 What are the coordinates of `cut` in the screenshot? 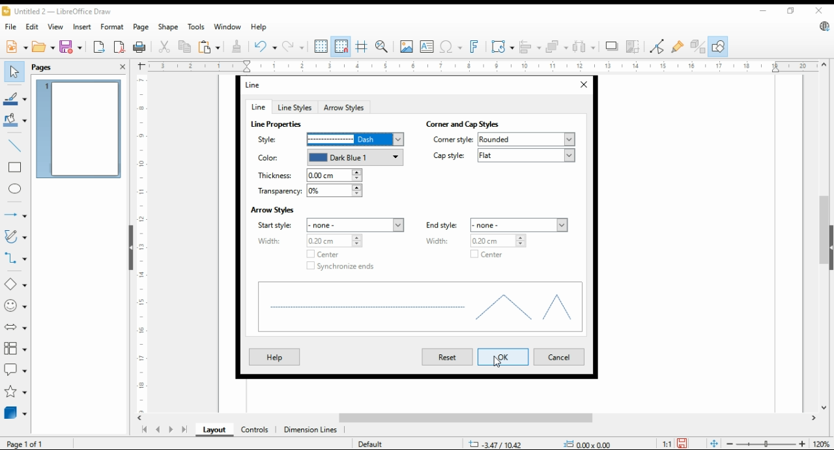 It's located at (163, 47).